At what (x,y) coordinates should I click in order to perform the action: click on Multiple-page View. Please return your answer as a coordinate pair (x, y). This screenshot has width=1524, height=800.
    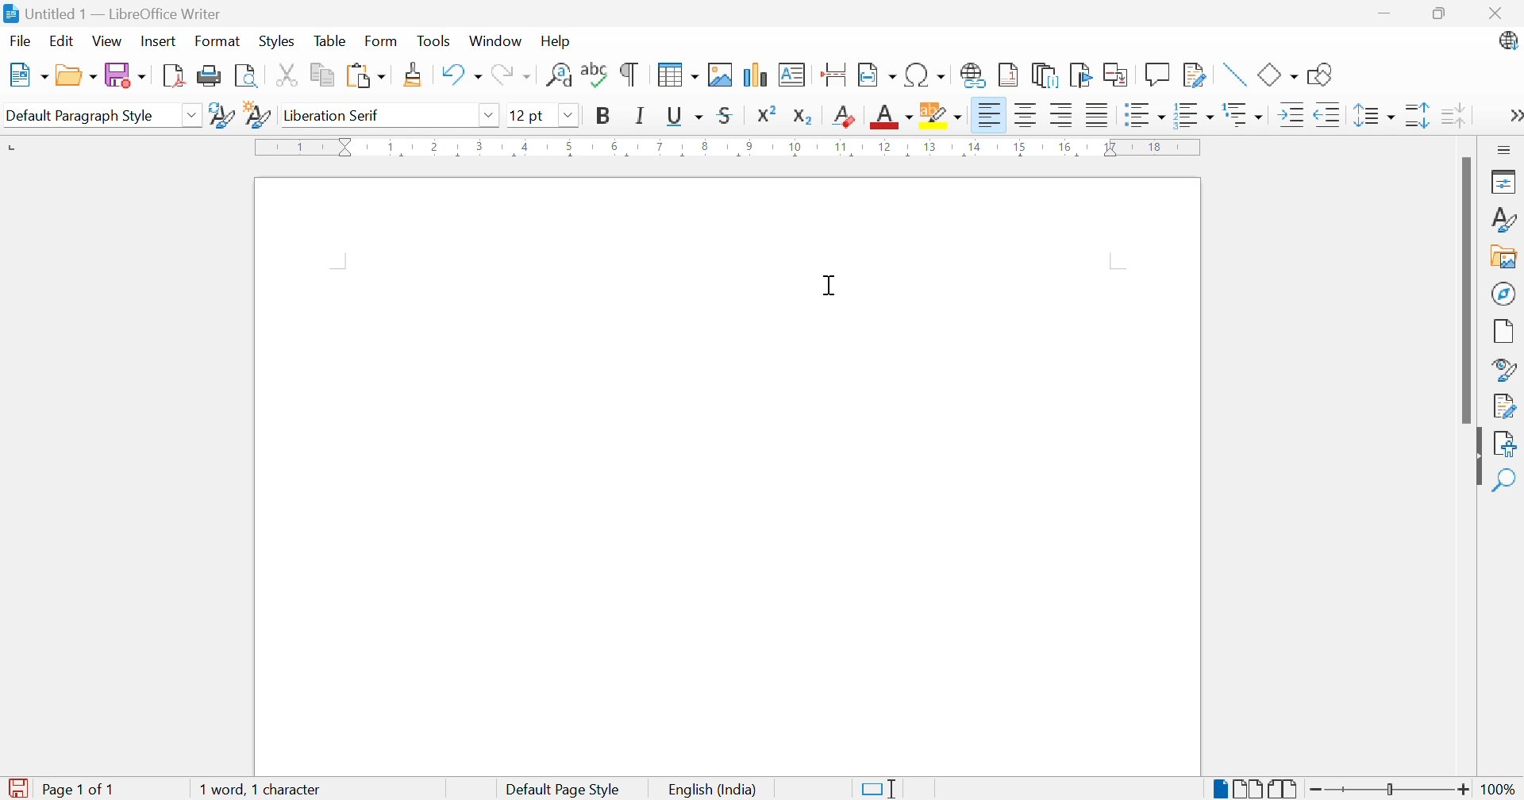
    Looking at the image, I should click on (1250, 787).